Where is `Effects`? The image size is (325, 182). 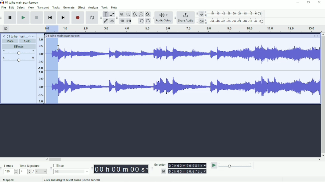
Effects is located at coordinates (19, 47).